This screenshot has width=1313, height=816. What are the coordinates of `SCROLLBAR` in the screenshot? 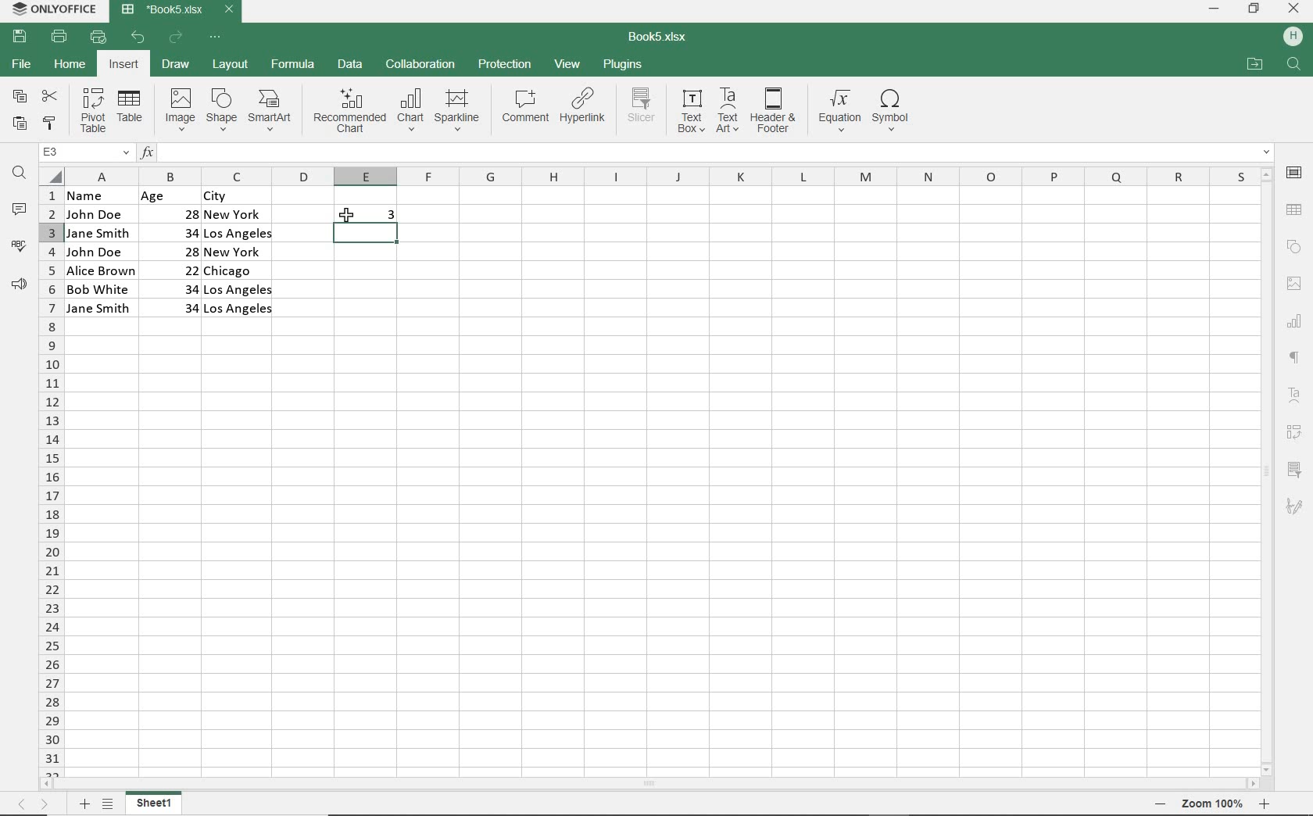 It's located at (650, 784).